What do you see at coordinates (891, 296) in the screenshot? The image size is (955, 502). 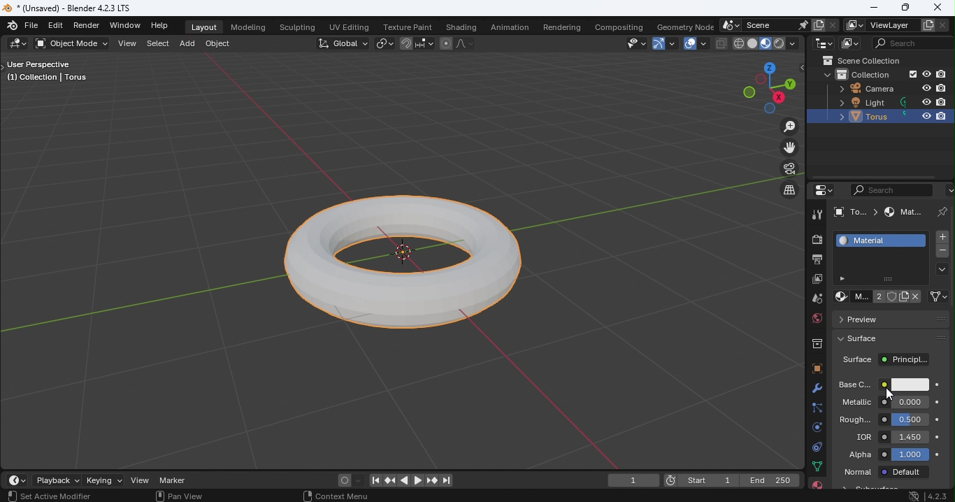 I see `Fake user` at bounding box center [891, 296].